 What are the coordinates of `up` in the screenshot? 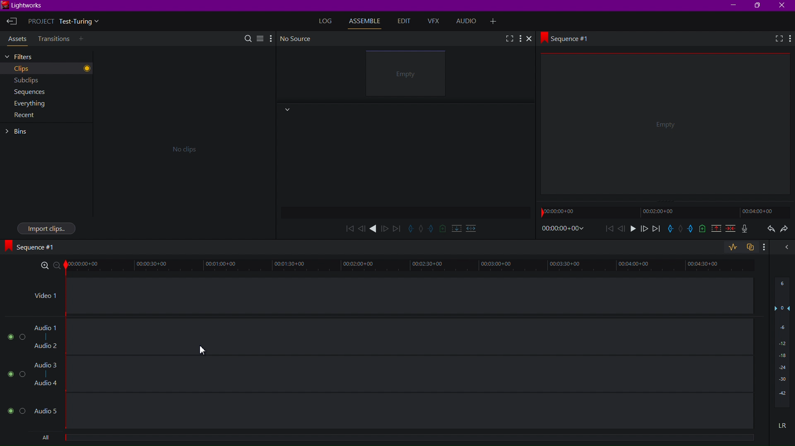 It's located at (715, 230).